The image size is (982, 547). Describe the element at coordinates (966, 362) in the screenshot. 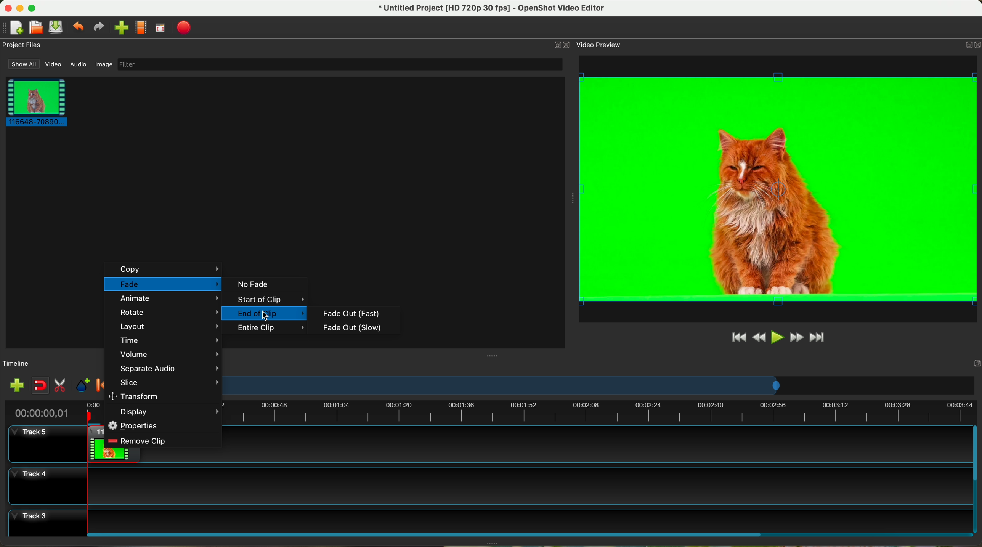

I see `close` at that location.